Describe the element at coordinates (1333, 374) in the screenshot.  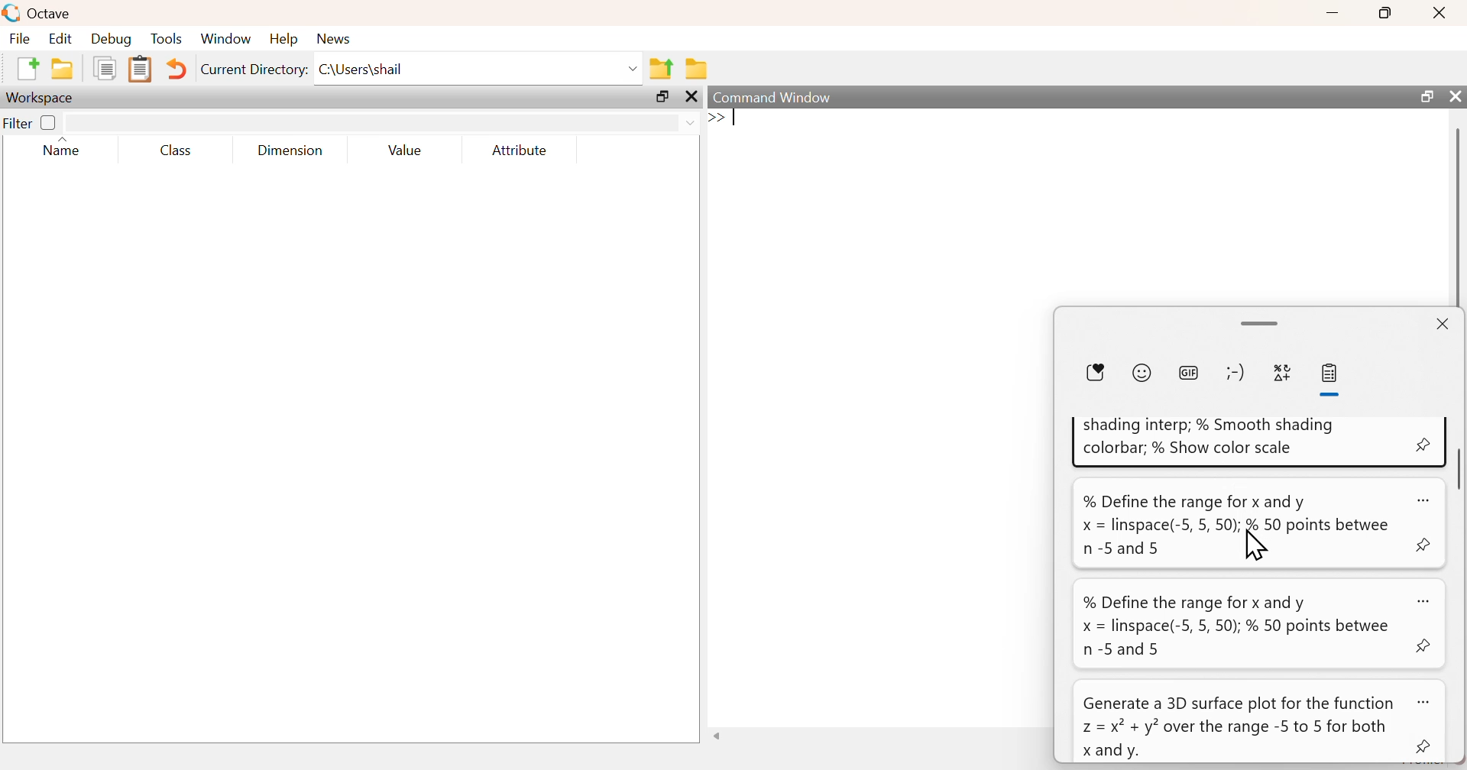
I see `clipboard` at that location.